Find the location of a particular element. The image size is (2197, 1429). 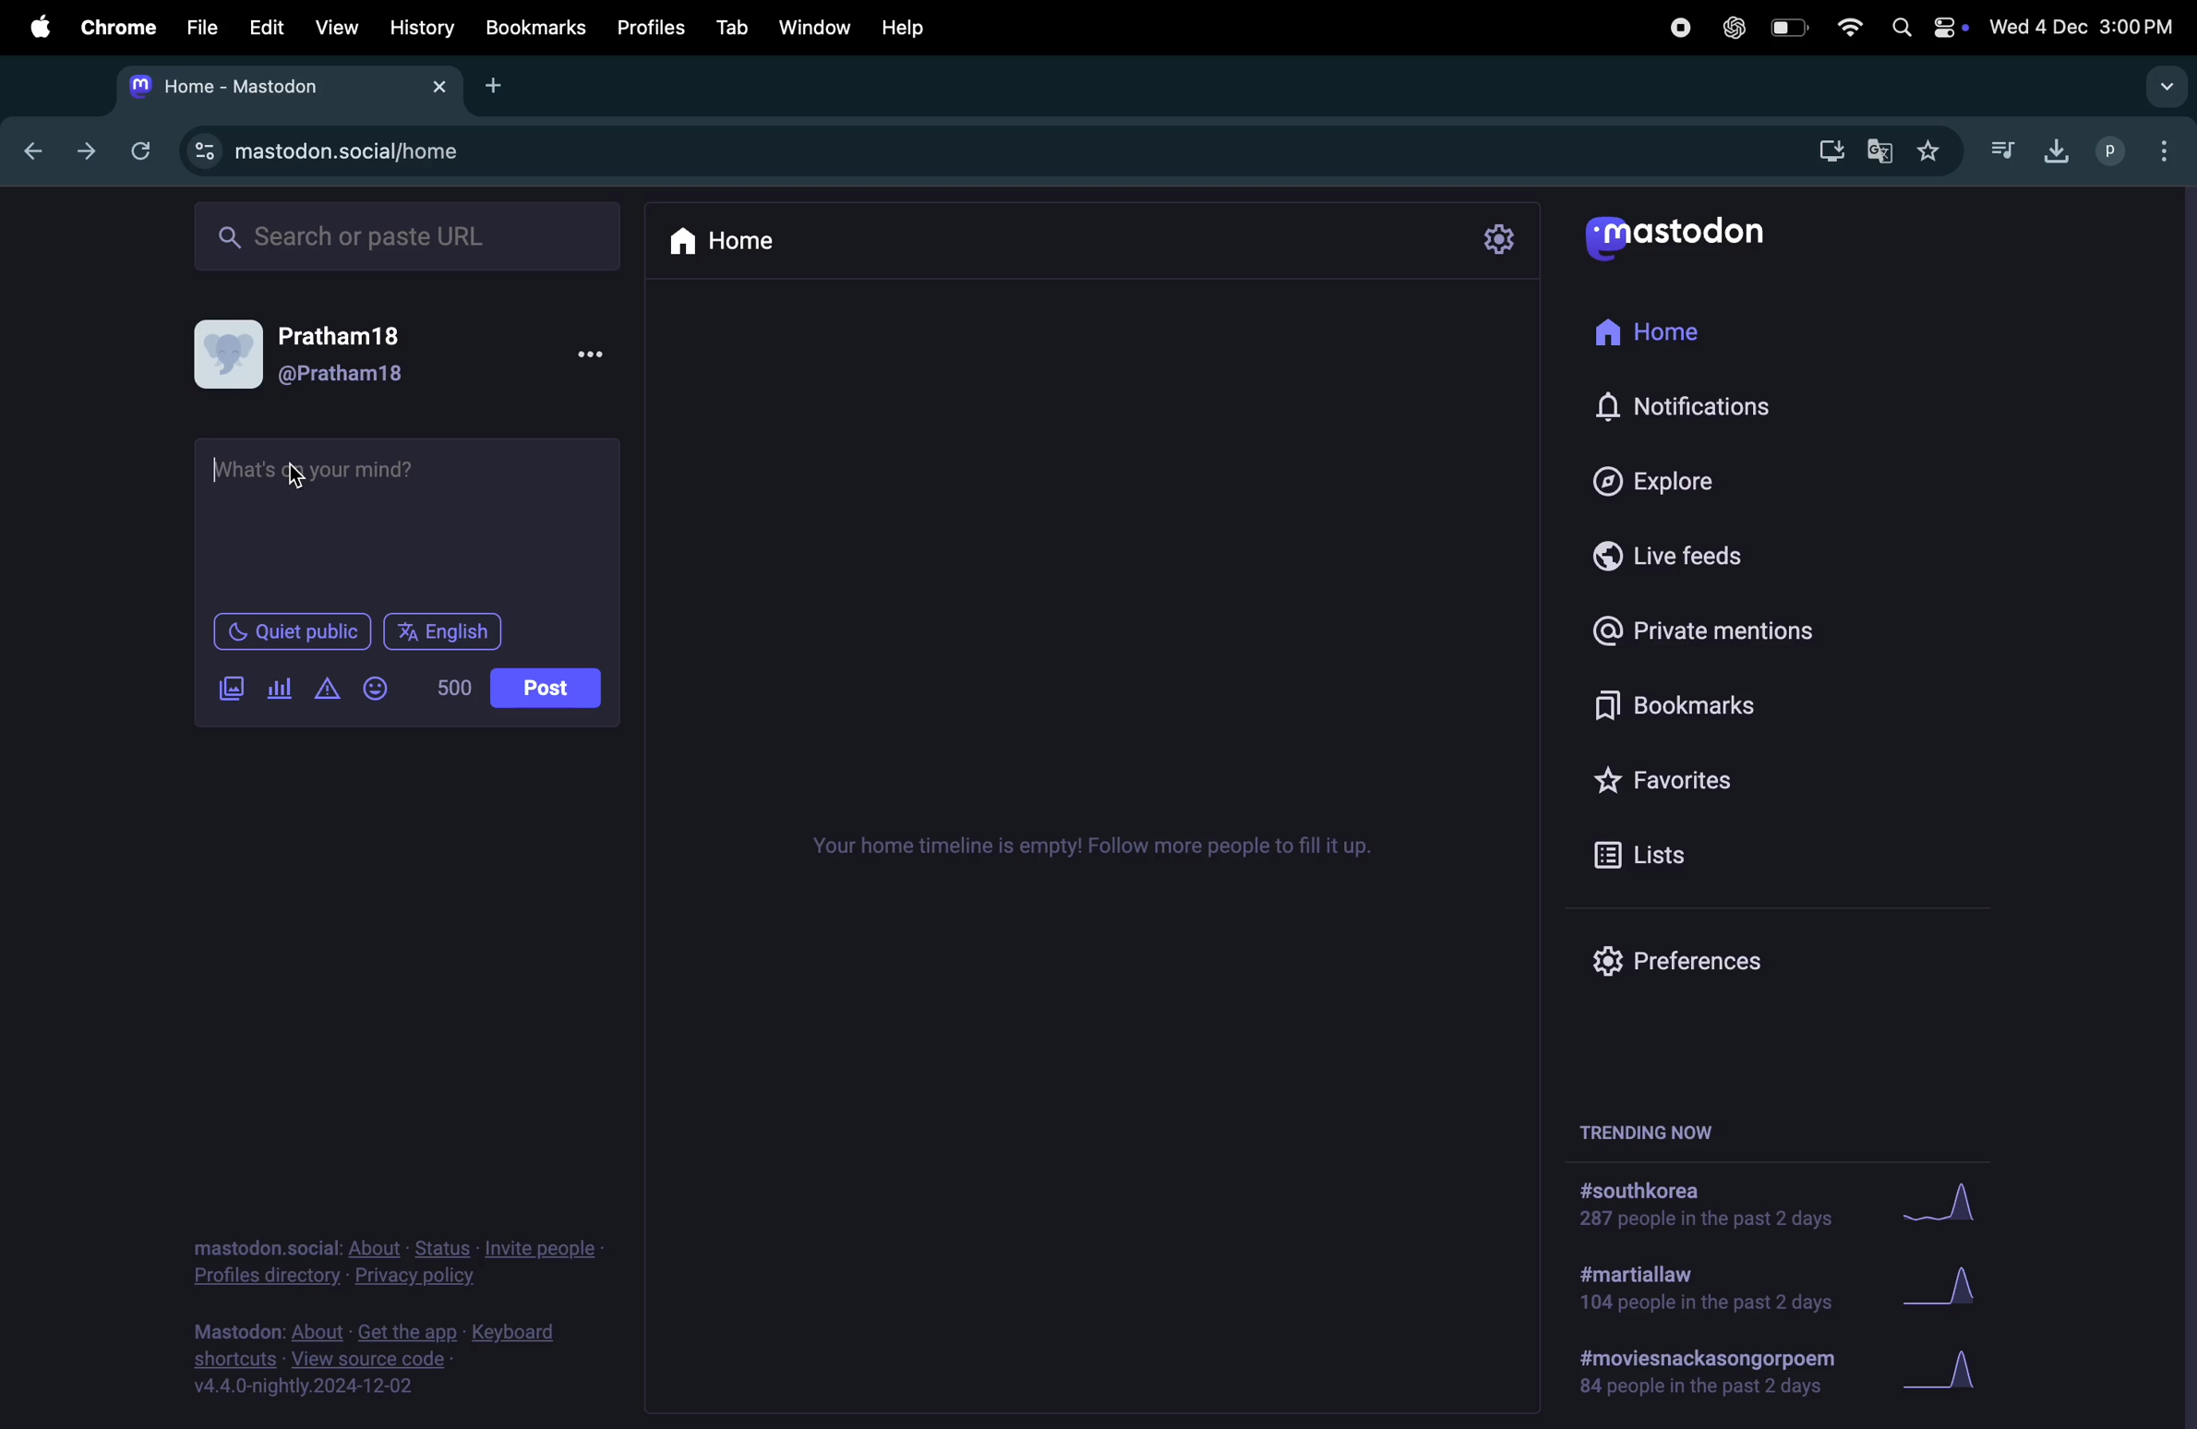

profiles is located at coordinates (2131, 151).